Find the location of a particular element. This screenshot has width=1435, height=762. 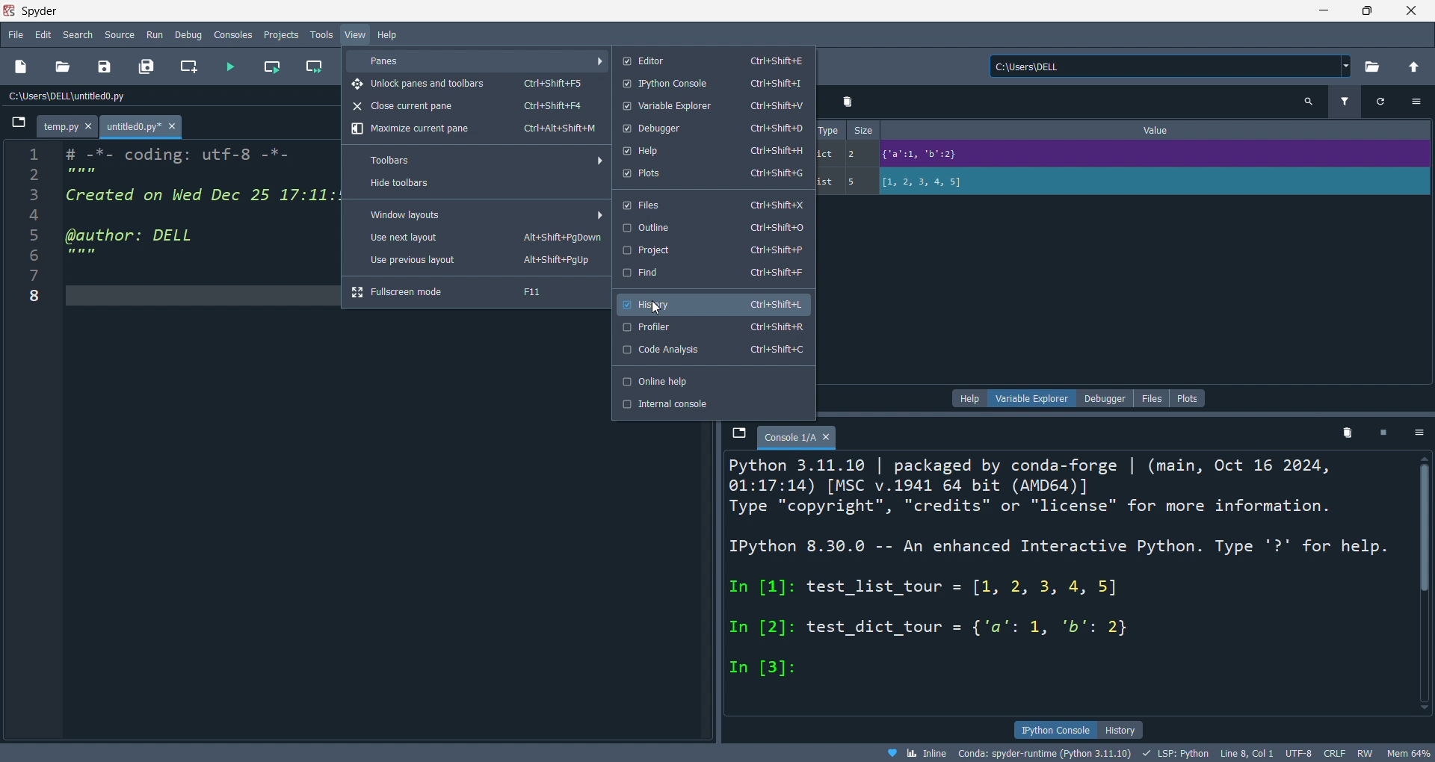

Line number is located at coordinates (33, 230).